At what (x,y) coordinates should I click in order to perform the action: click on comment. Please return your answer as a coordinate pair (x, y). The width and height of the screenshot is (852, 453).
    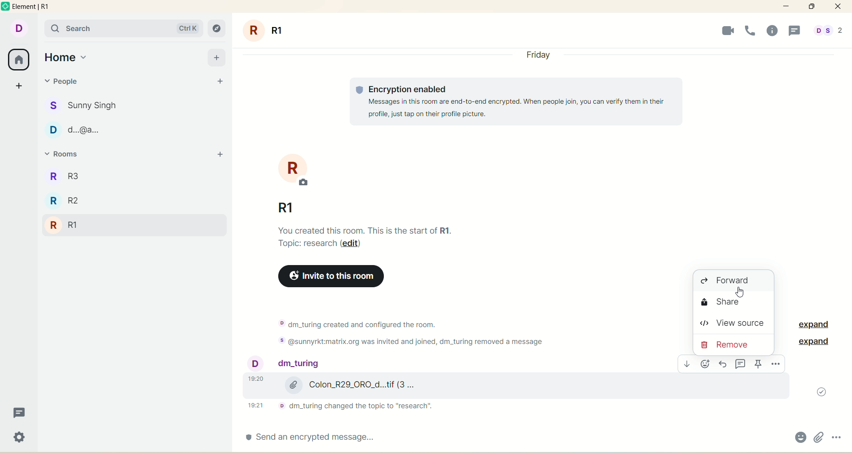
    Looking at the image, I should click on (743, 364).